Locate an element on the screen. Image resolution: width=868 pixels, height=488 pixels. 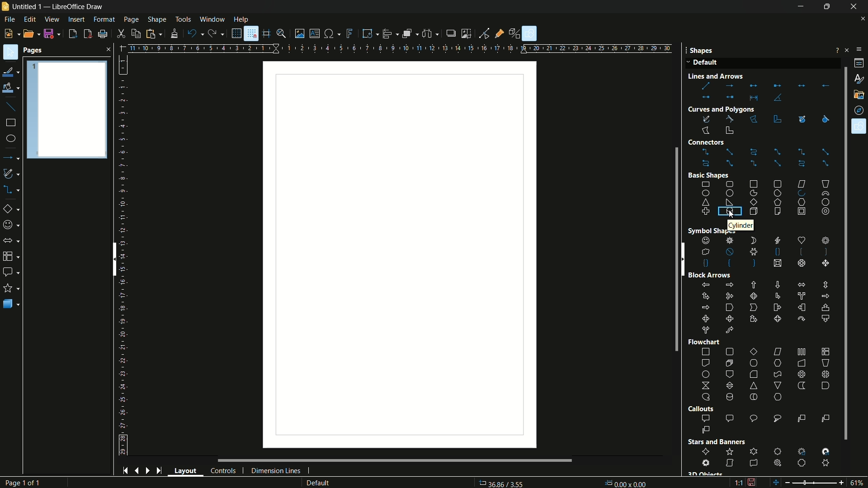
cut is located at coordinates (123, 33).